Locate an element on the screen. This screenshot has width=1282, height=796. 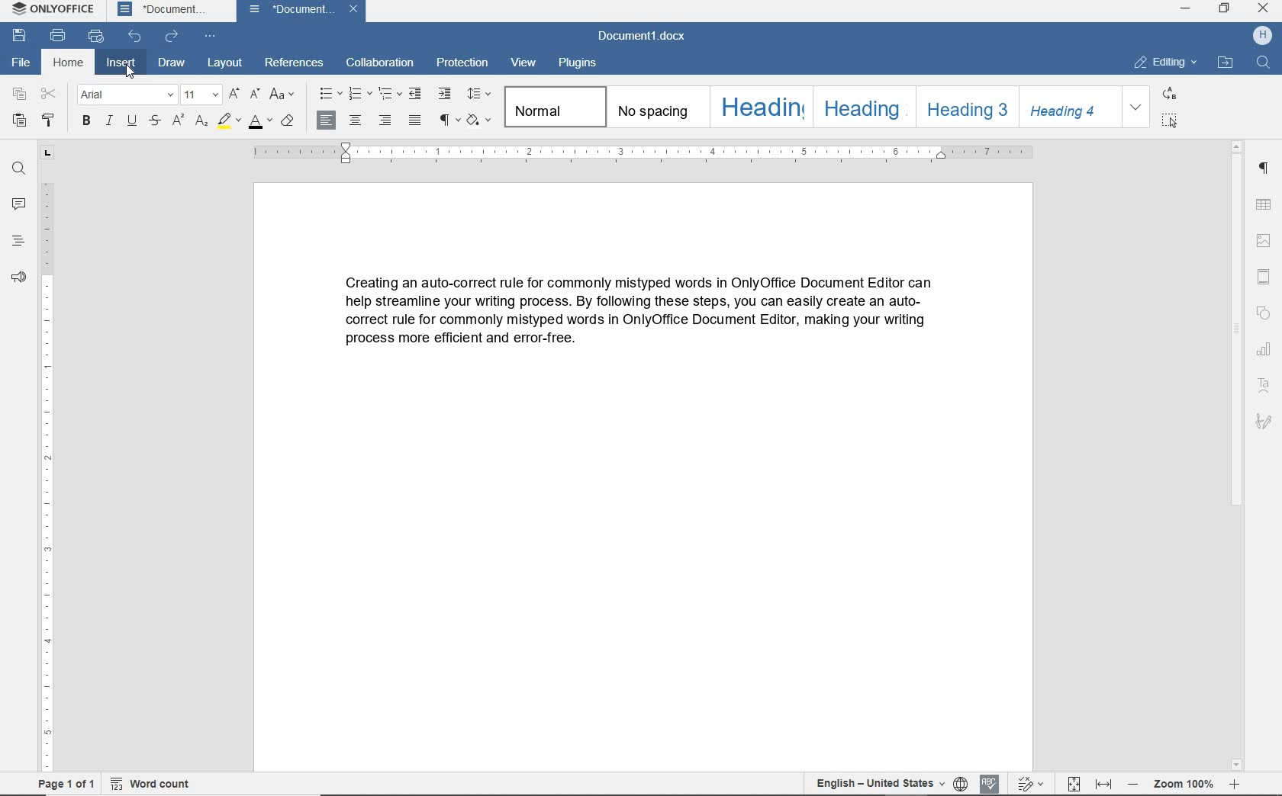
file is located at coordinates (20, 63).